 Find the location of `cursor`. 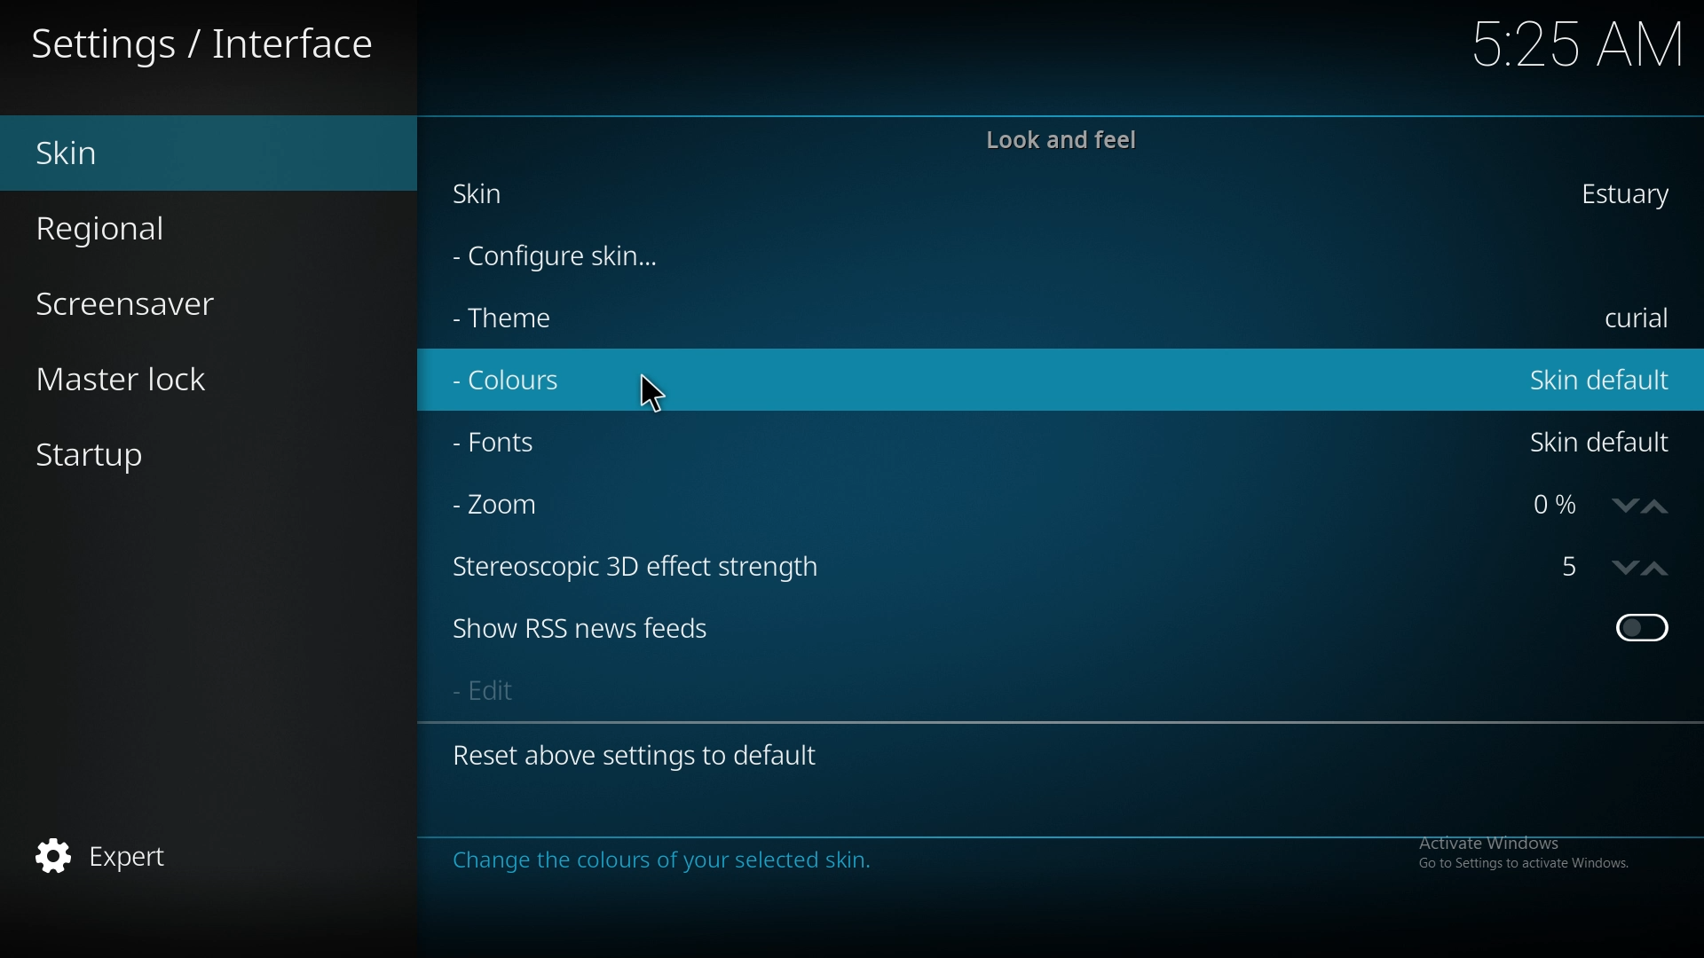

cursor is located at coordinates (651, 393).